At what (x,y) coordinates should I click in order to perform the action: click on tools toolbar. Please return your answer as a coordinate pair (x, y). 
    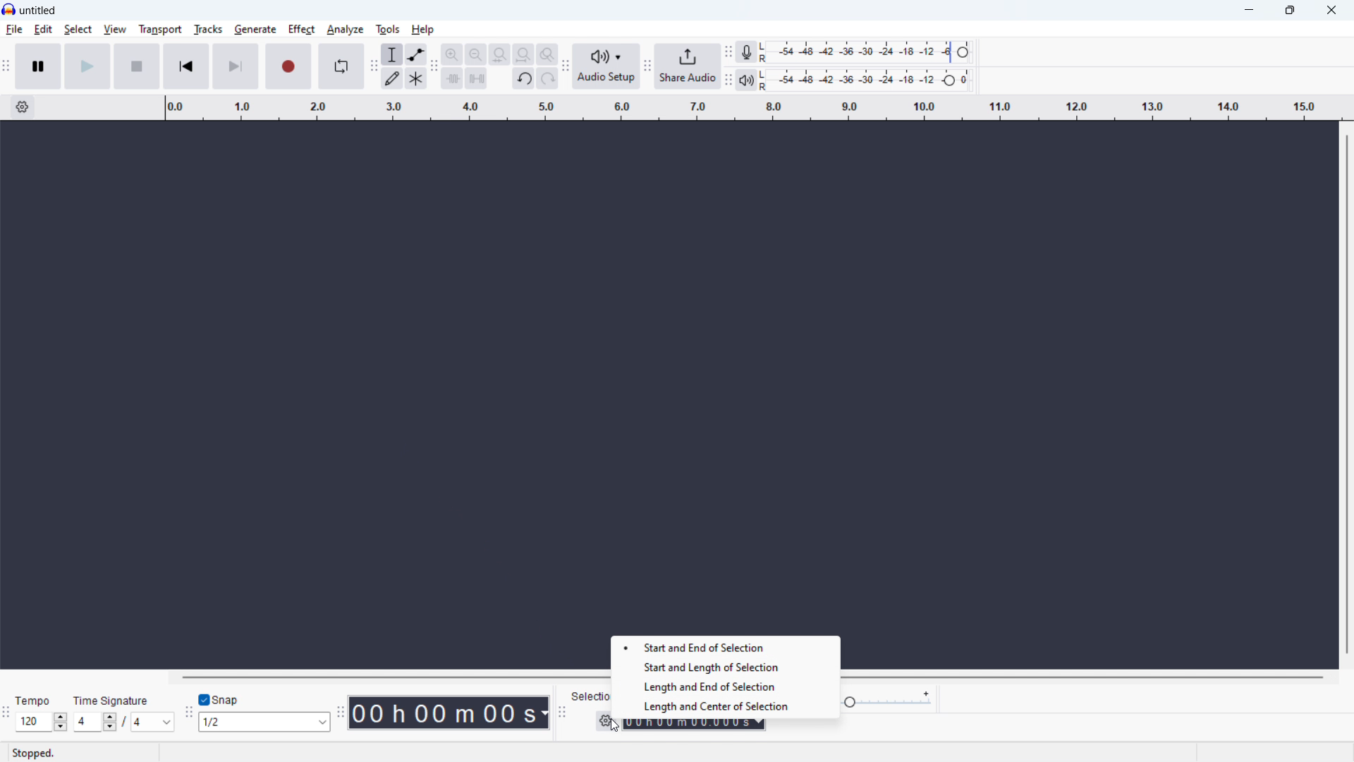
    Looking at the image, I should click on (372, 67).